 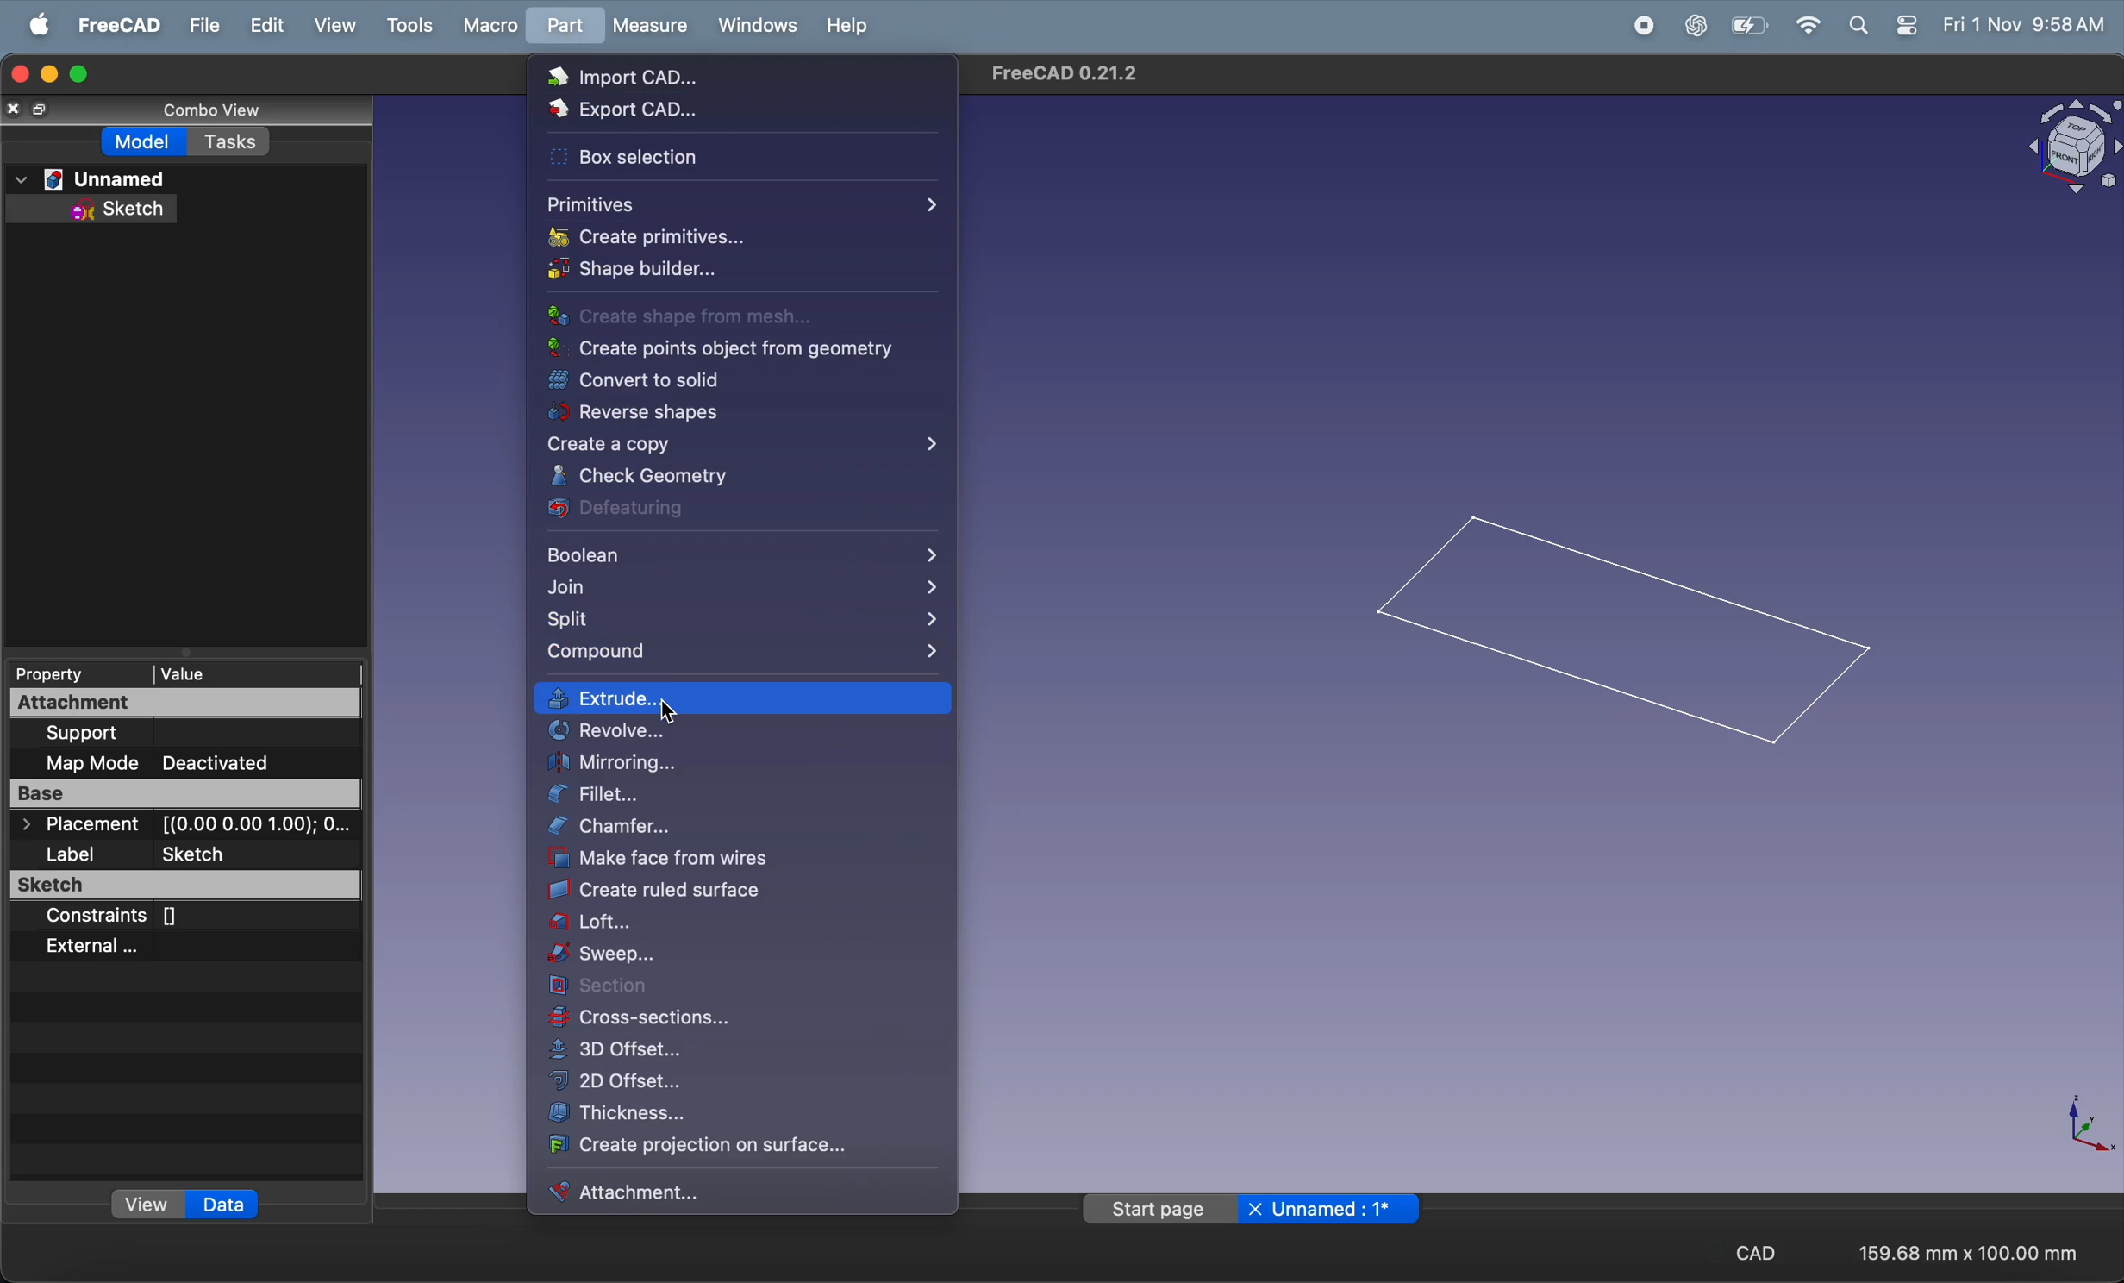 I want to click on sketch, so click(x=103, y=210).